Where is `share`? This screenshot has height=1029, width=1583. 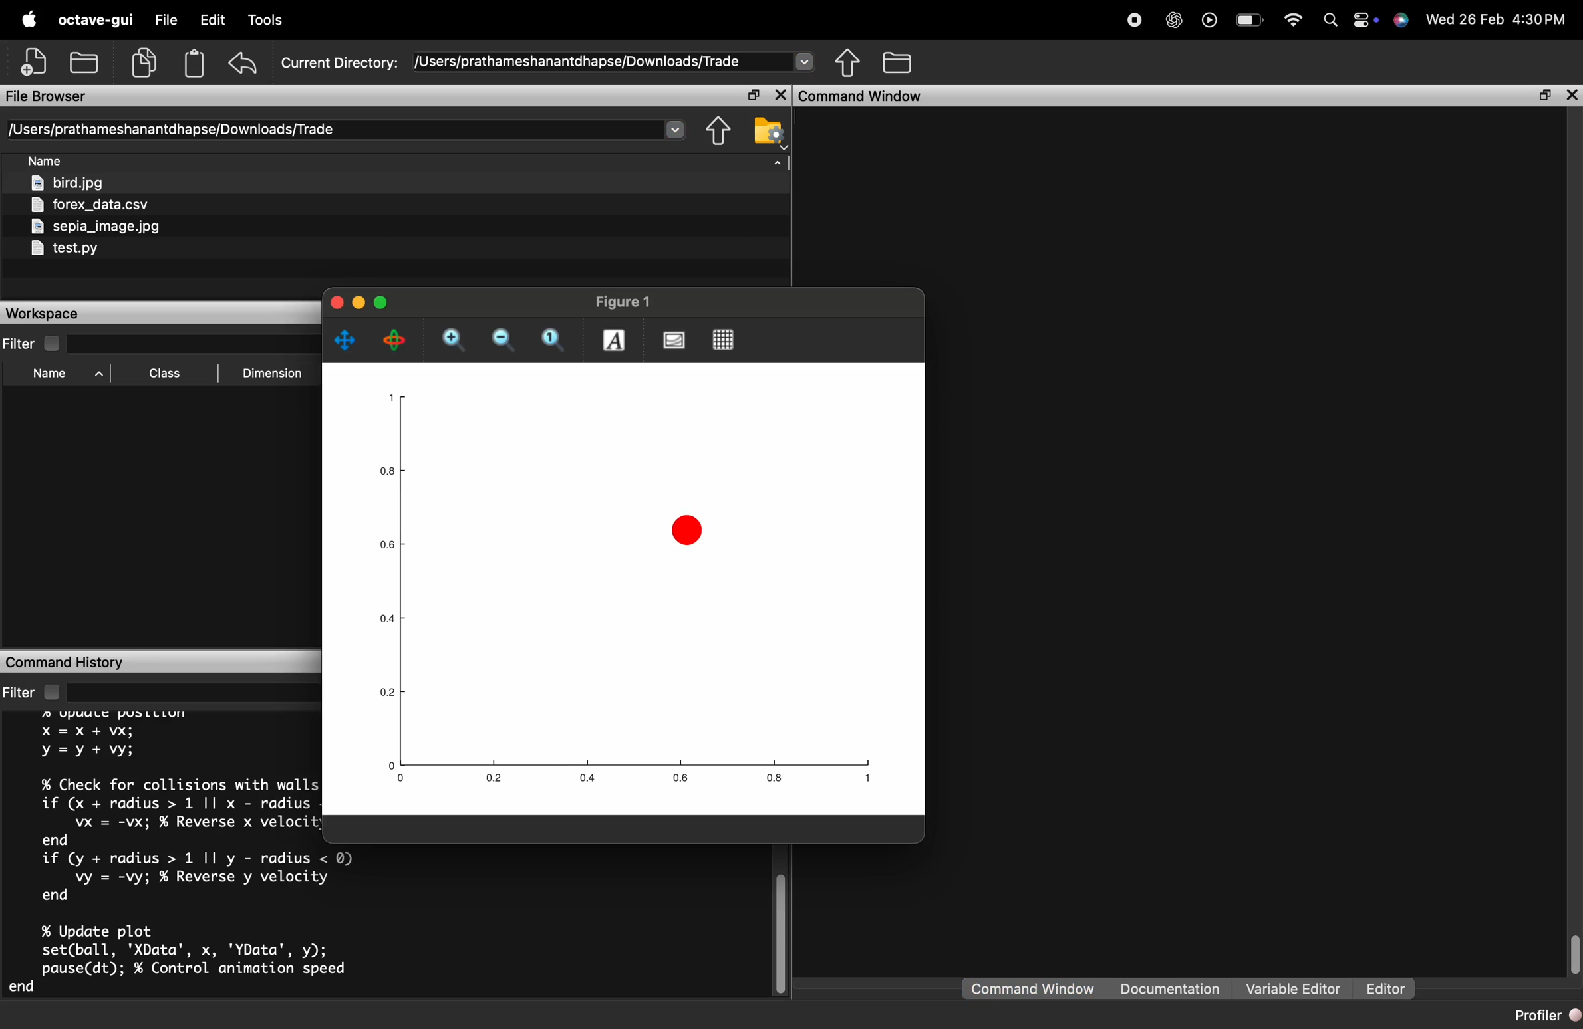 share is located at coordinates (718, 132).